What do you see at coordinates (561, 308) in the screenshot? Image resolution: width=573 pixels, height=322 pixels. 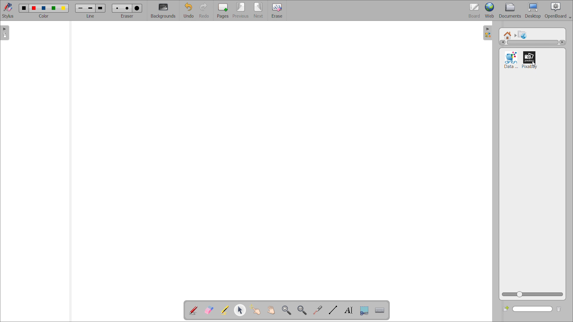 I see `delete` at bounding box center [561, 308].